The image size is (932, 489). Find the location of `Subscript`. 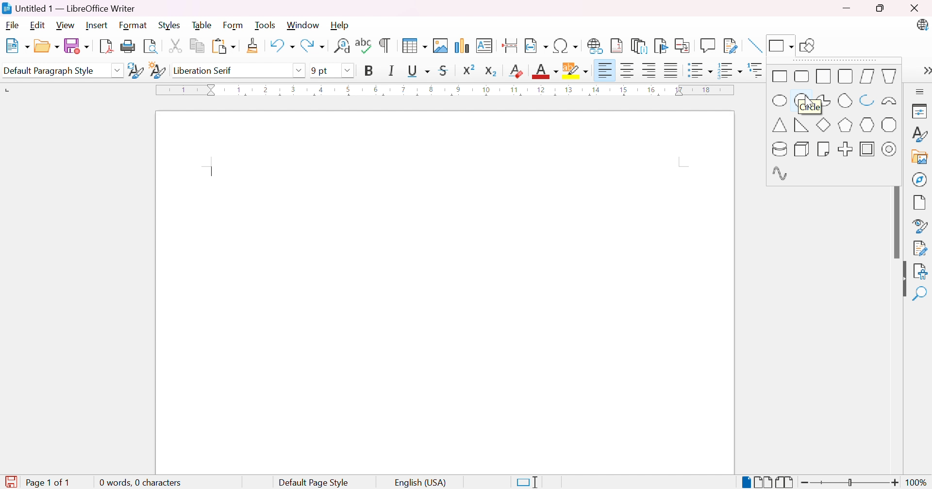

Subscript is located at coordinates (491, 71).